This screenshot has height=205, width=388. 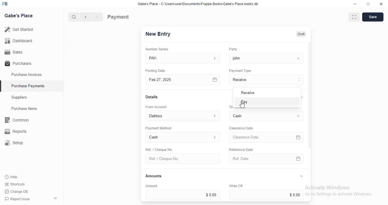 I want to click on Rit
Common, so click(x=17, y=120).